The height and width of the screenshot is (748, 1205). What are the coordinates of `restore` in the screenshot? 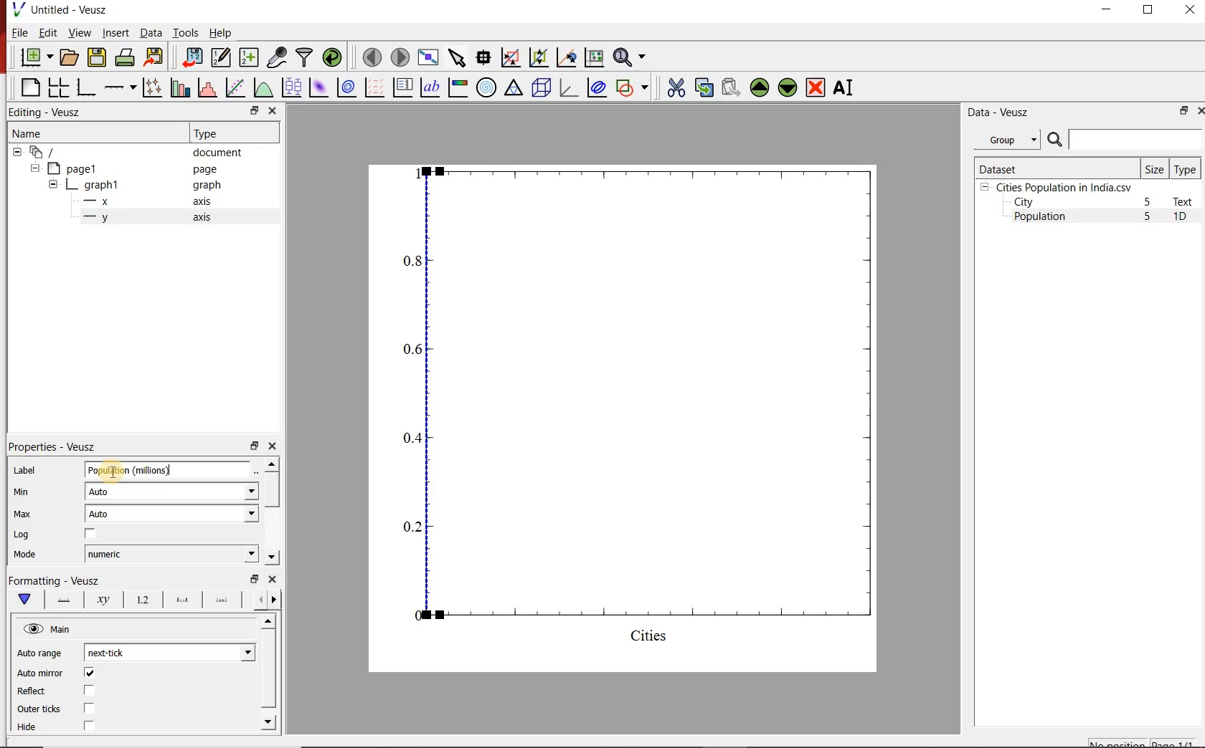 It's located at (253, 110).